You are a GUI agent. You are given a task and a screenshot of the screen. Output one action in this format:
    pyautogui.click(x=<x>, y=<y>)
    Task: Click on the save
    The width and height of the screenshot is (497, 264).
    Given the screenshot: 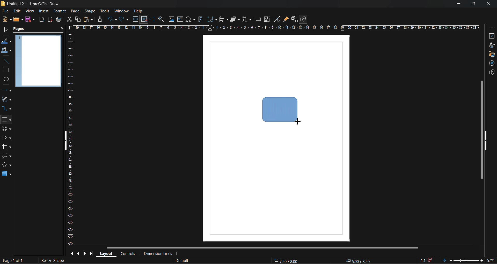 What is the action you would take?
    pyautogui.click(x=59, y=19)
    